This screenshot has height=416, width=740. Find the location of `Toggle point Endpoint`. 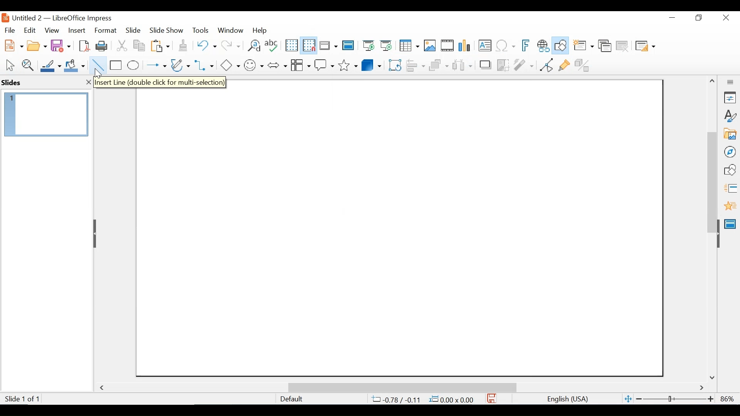

Toggle point Endpoint is located at coordinates (545, 65).